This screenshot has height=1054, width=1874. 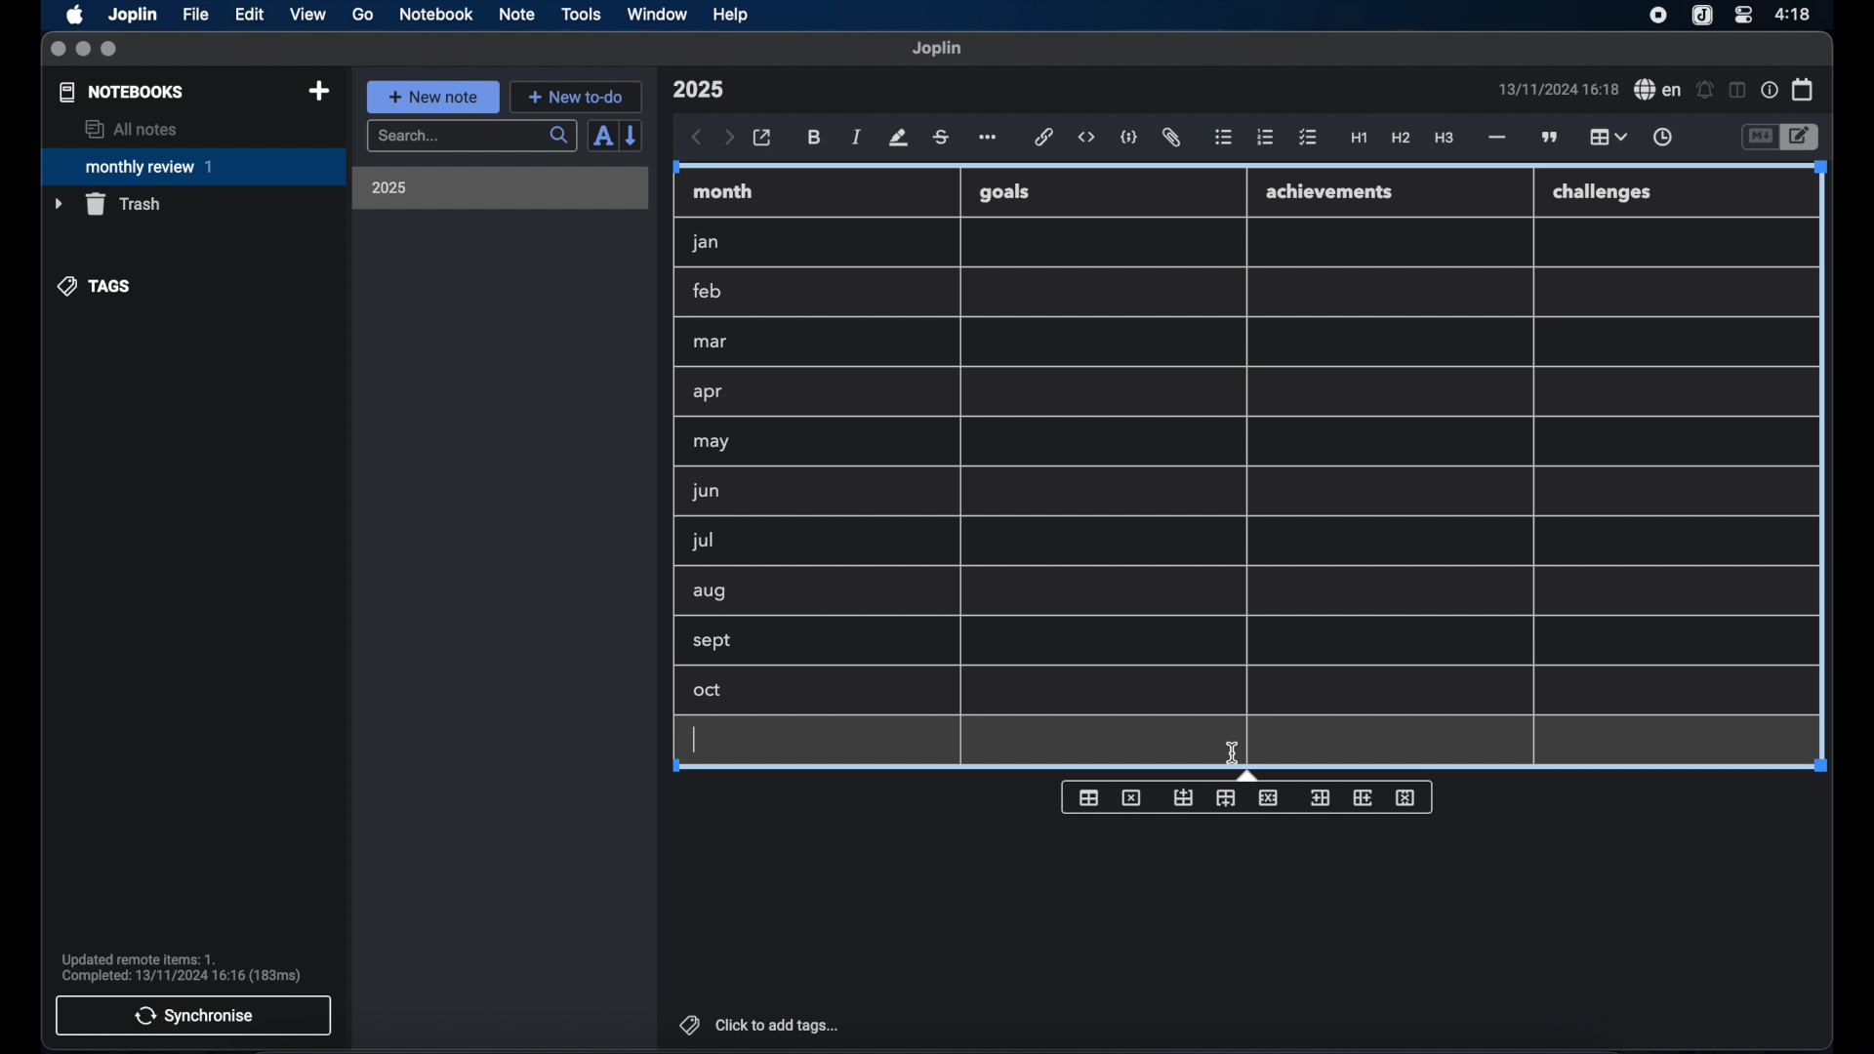 I want to click on forward, so click(x=729, y=139).